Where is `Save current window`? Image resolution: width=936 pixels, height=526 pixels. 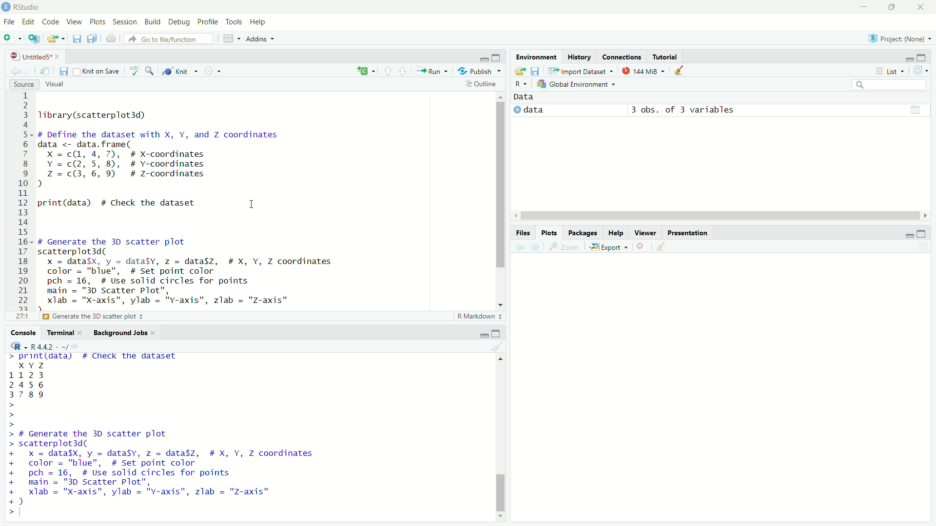 Save current window is located at coordinates (63, 71).